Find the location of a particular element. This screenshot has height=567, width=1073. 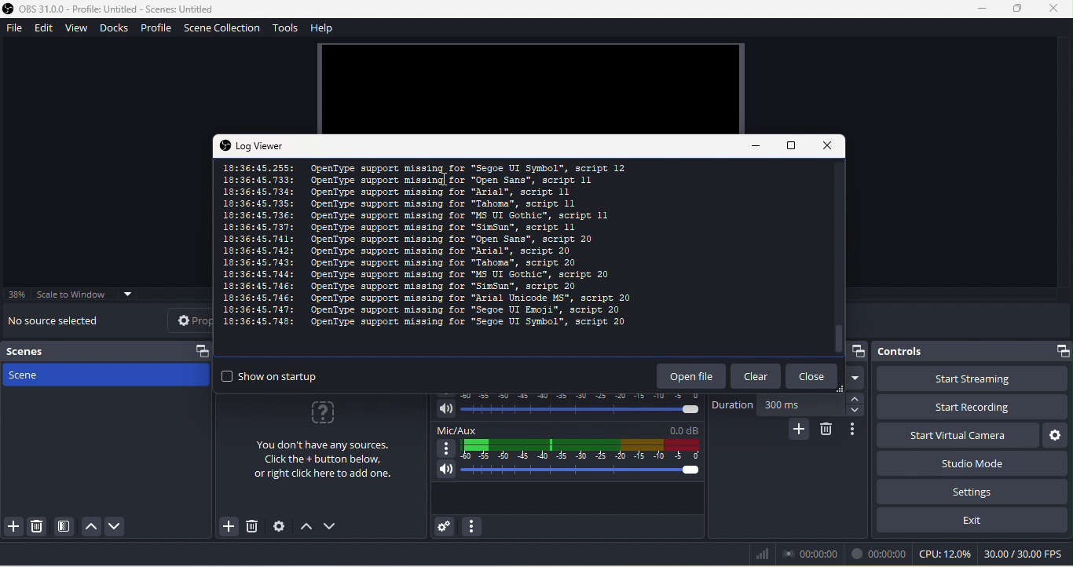

show on startup is located at coordinates (276, 378).